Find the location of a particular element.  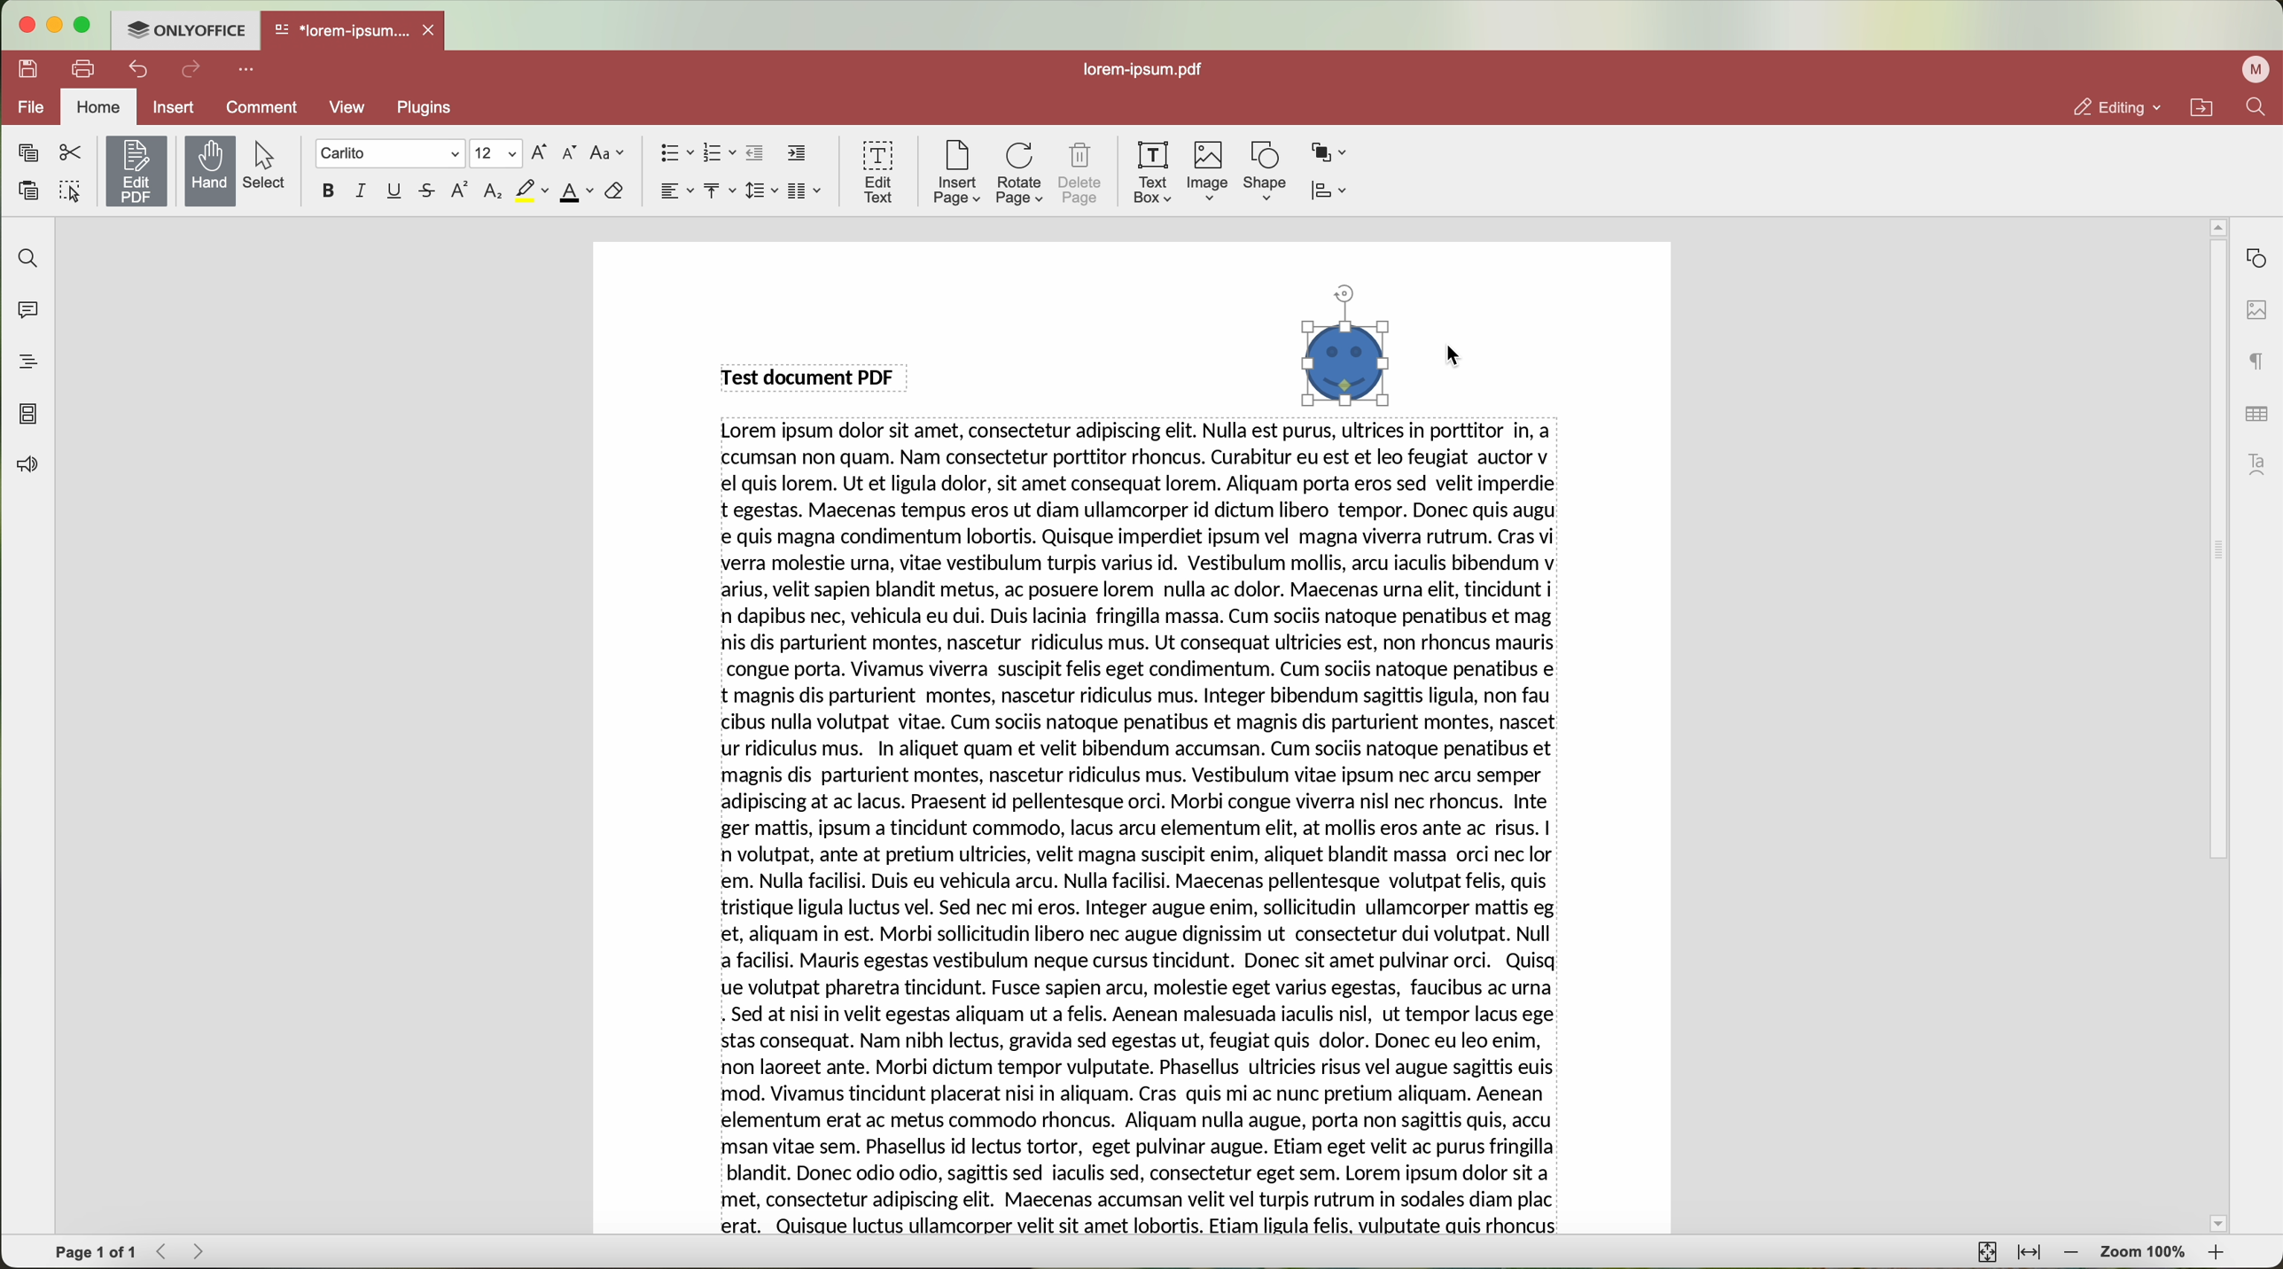

bullets is located at coordinates (674, 154).